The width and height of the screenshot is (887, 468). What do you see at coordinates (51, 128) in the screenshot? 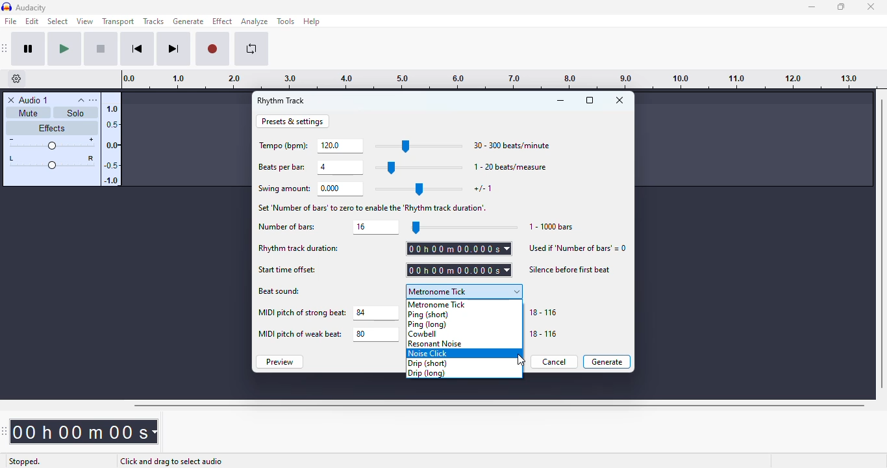
I see `effects` at bounding box center [51, 128].